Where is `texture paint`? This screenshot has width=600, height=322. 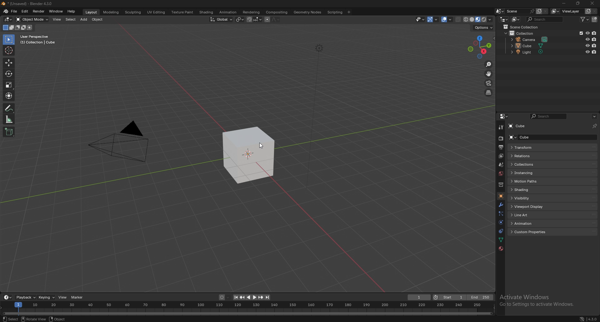
texture paint is located at coordinates (182, 12).